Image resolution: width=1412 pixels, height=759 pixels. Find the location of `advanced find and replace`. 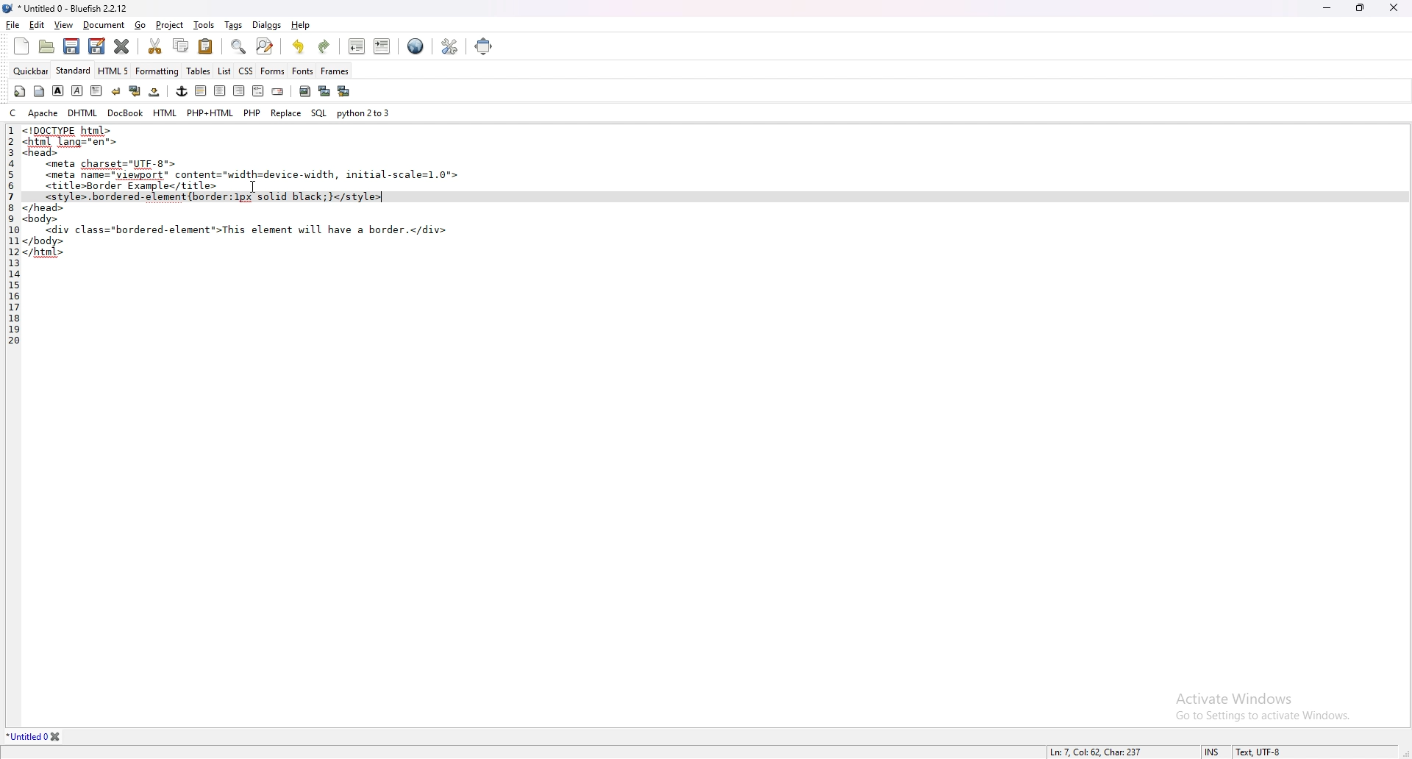

advanced find and replace is located at coordinates (266, 46).